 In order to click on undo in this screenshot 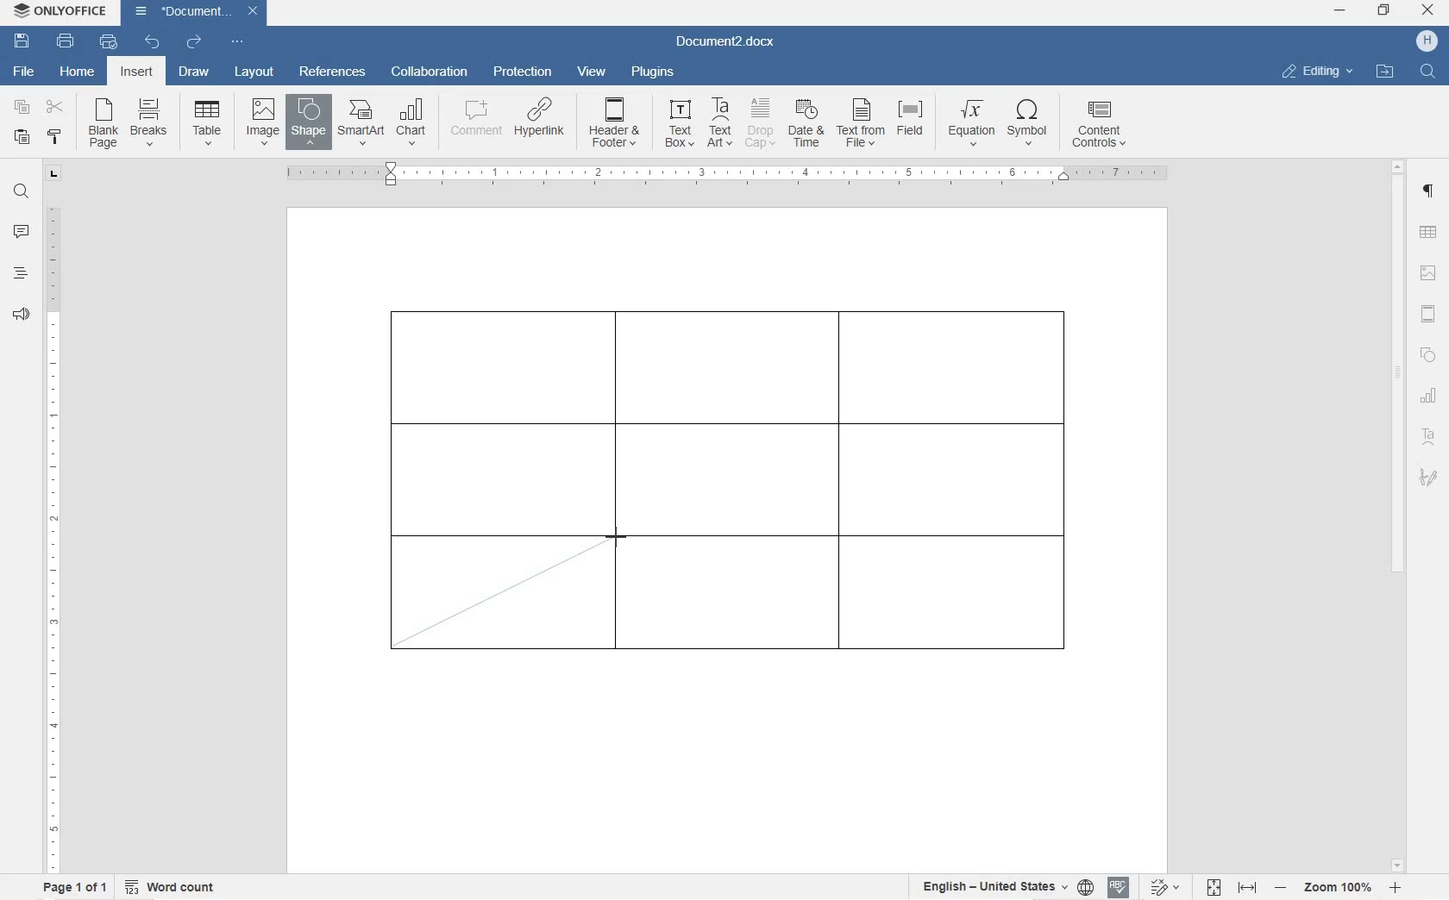, I will do `click(151, 42)`.